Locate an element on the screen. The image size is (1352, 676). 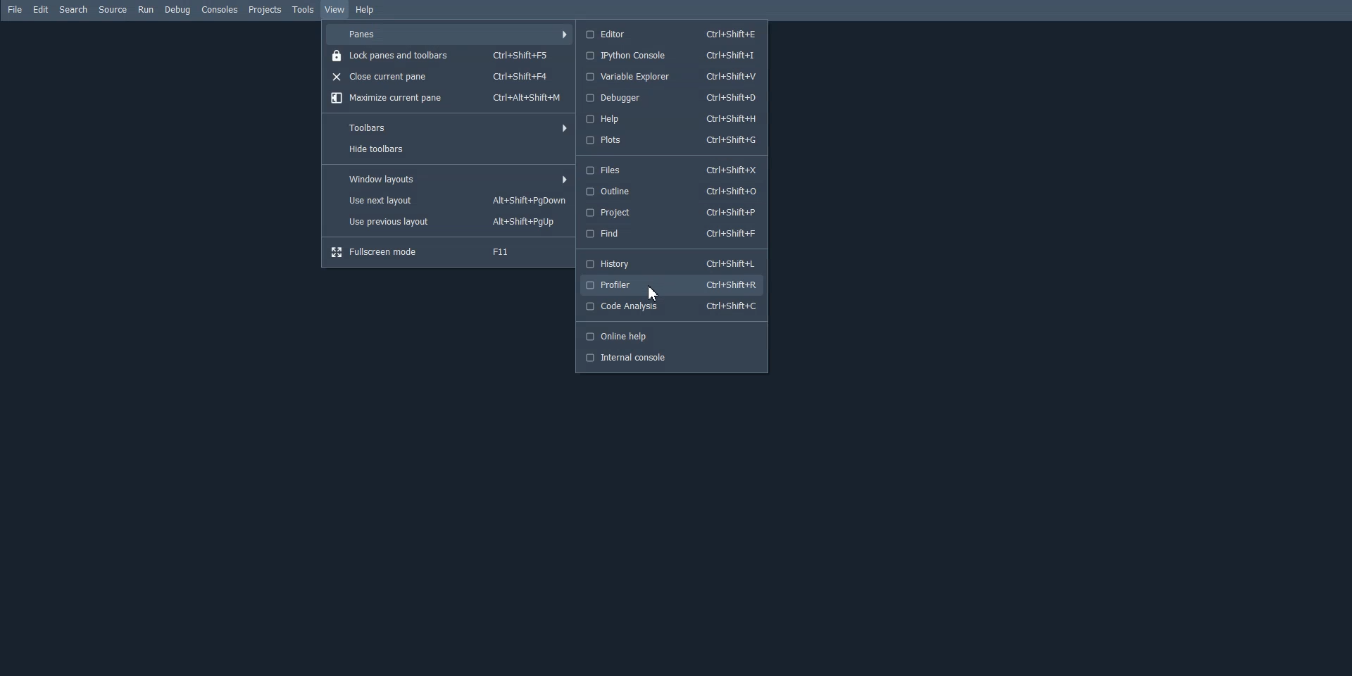
Source is located at coordinates (113, 9).